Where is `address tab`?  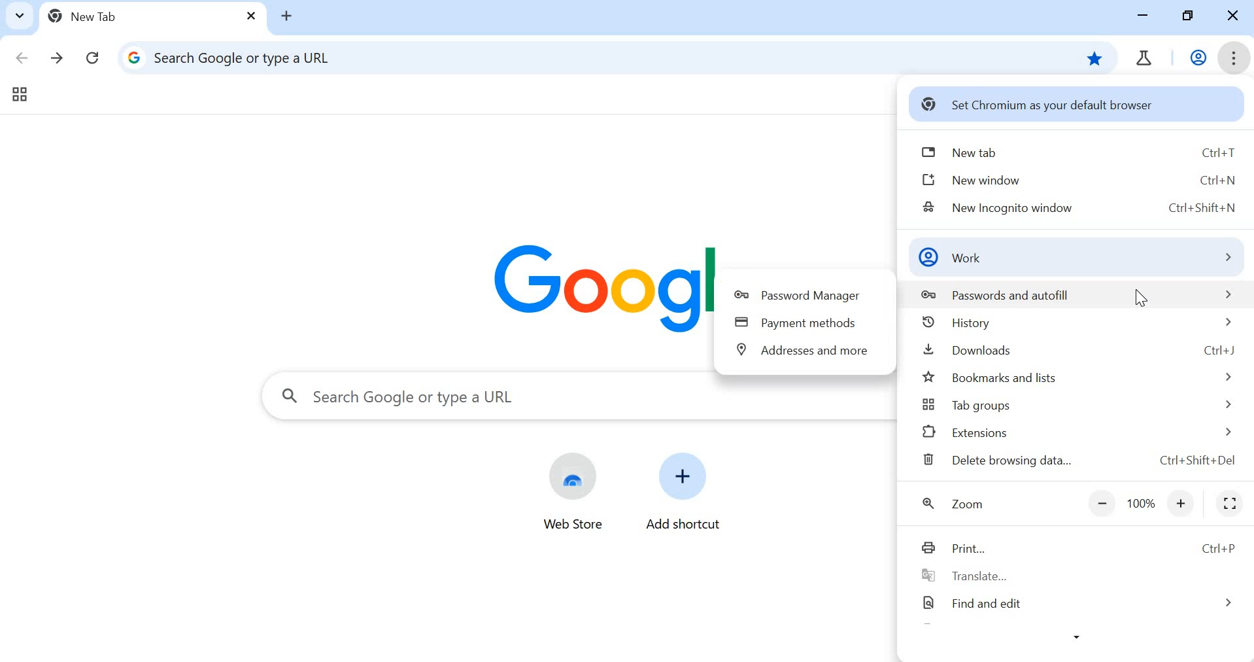
address tab is located at coordinates (578, 57).